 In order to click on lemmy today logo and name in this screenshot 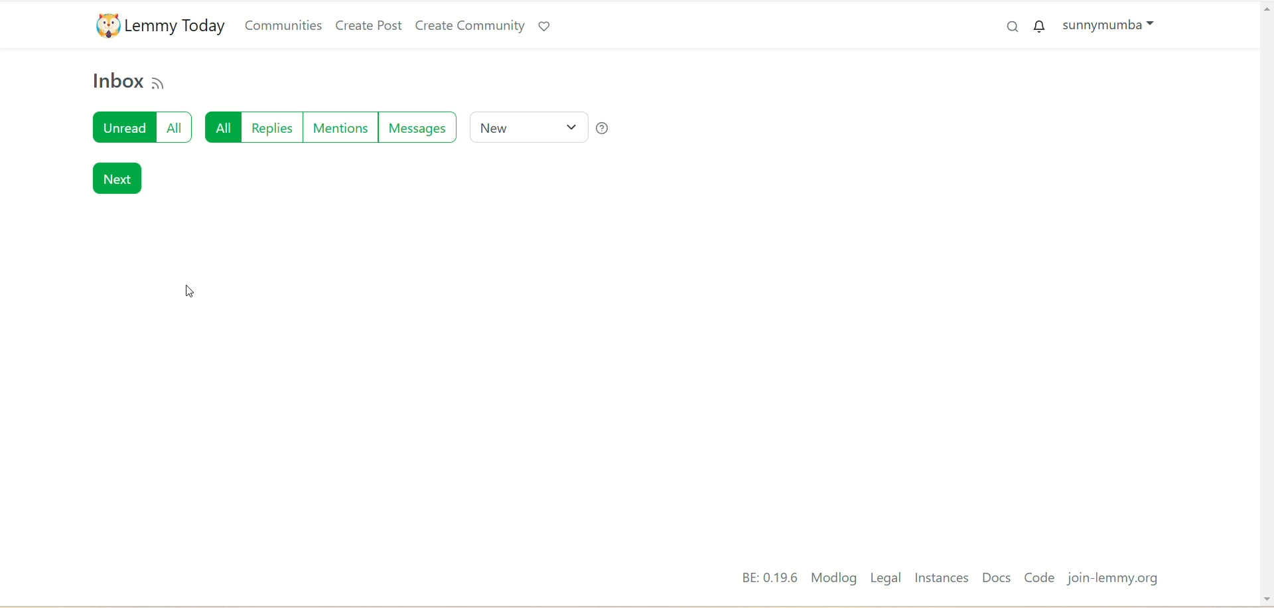, I will do `click(159, 24)`.